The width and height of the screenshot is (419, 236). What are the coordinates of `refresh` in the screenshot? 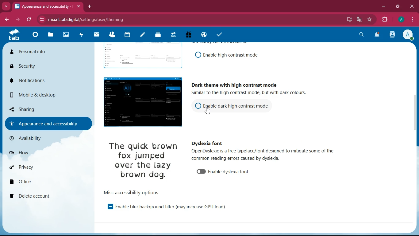 It's located at (28, 20).